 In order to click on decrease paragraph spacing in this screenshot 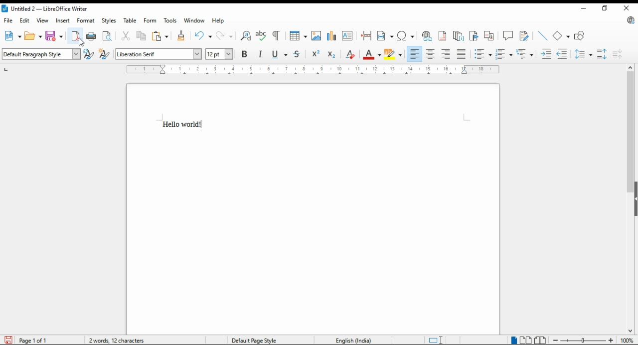, I will do `click(619, 52)`.